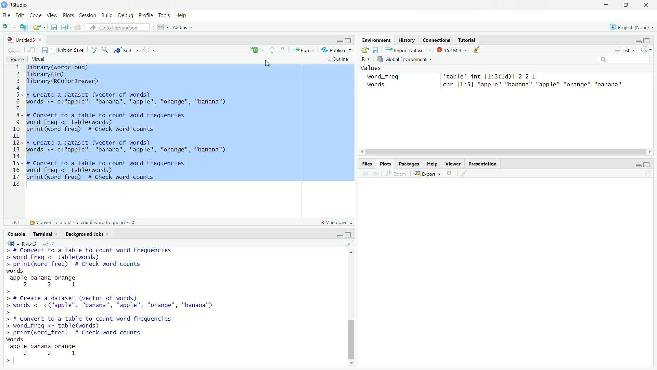 Image resolution: width=657 pixels, height=370 pixels. What do you see at coordinates (258, 50) in the screenshot?
I see `create file` at bounding box center [258, 50].